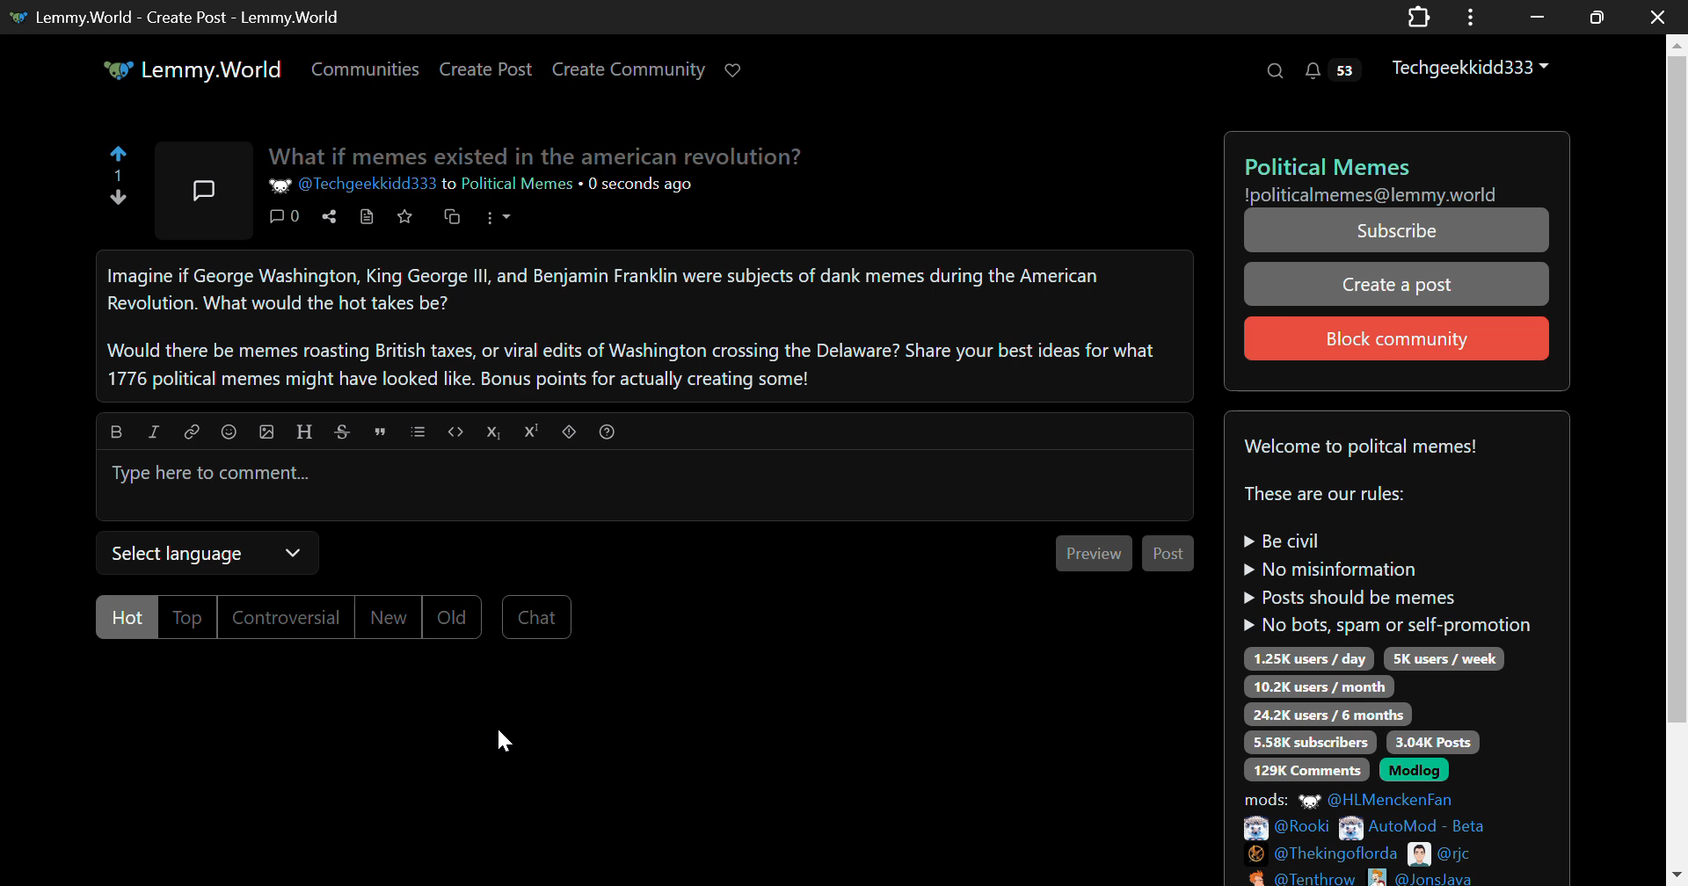  What do you see at coordinates (1277, 72) in the screenshot?
I see `Search` at bounding box center [1277, 72].